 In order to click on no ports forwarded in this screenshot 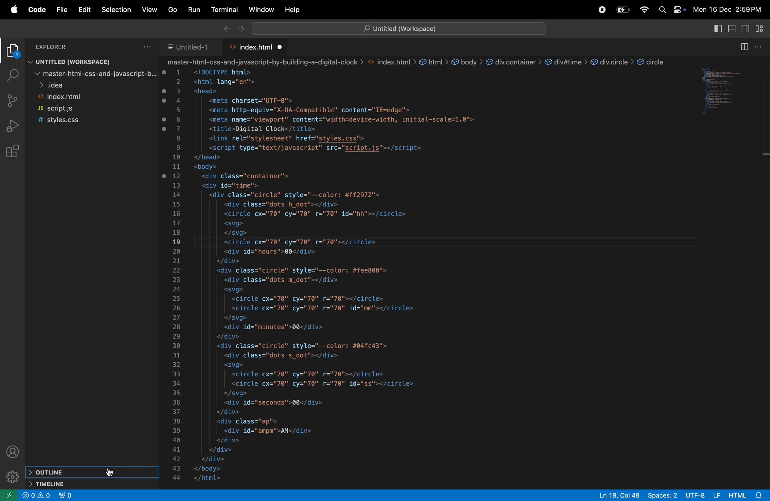, I will do `click(66, 495)`.